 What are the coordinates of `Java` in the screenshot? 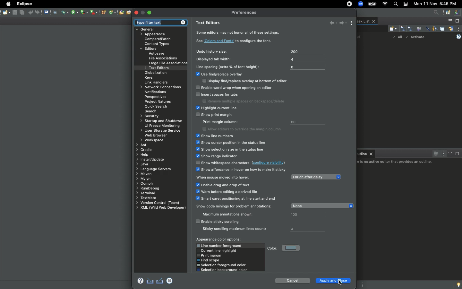 It's located at (142, 164).